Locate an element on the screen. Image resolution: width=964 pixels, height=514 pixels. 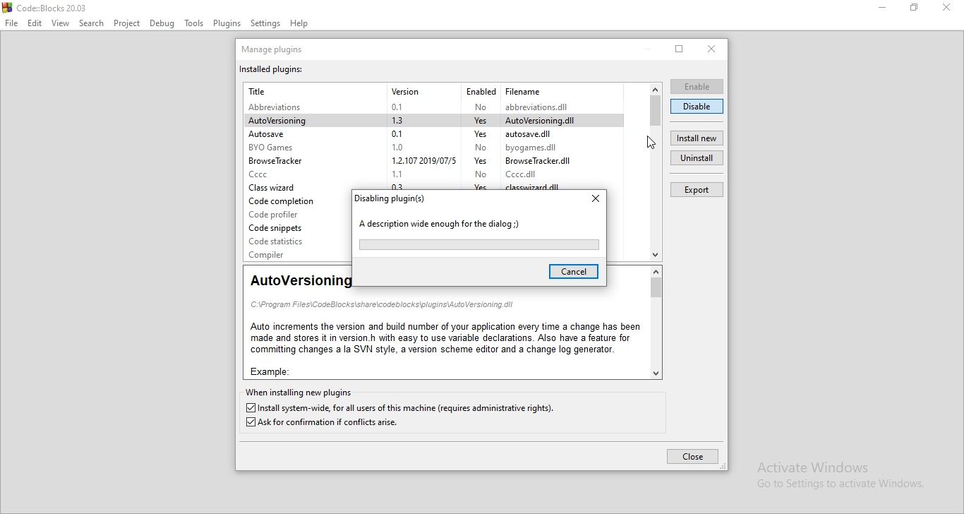
disabling plugin(s) is located at coordinates (392, 198).